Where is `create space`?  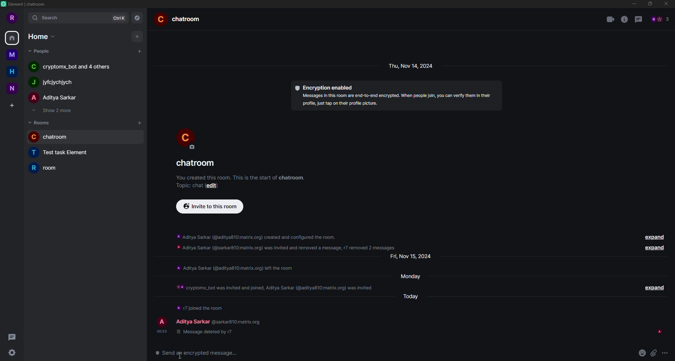
create space is located at coordinates (11, 105).